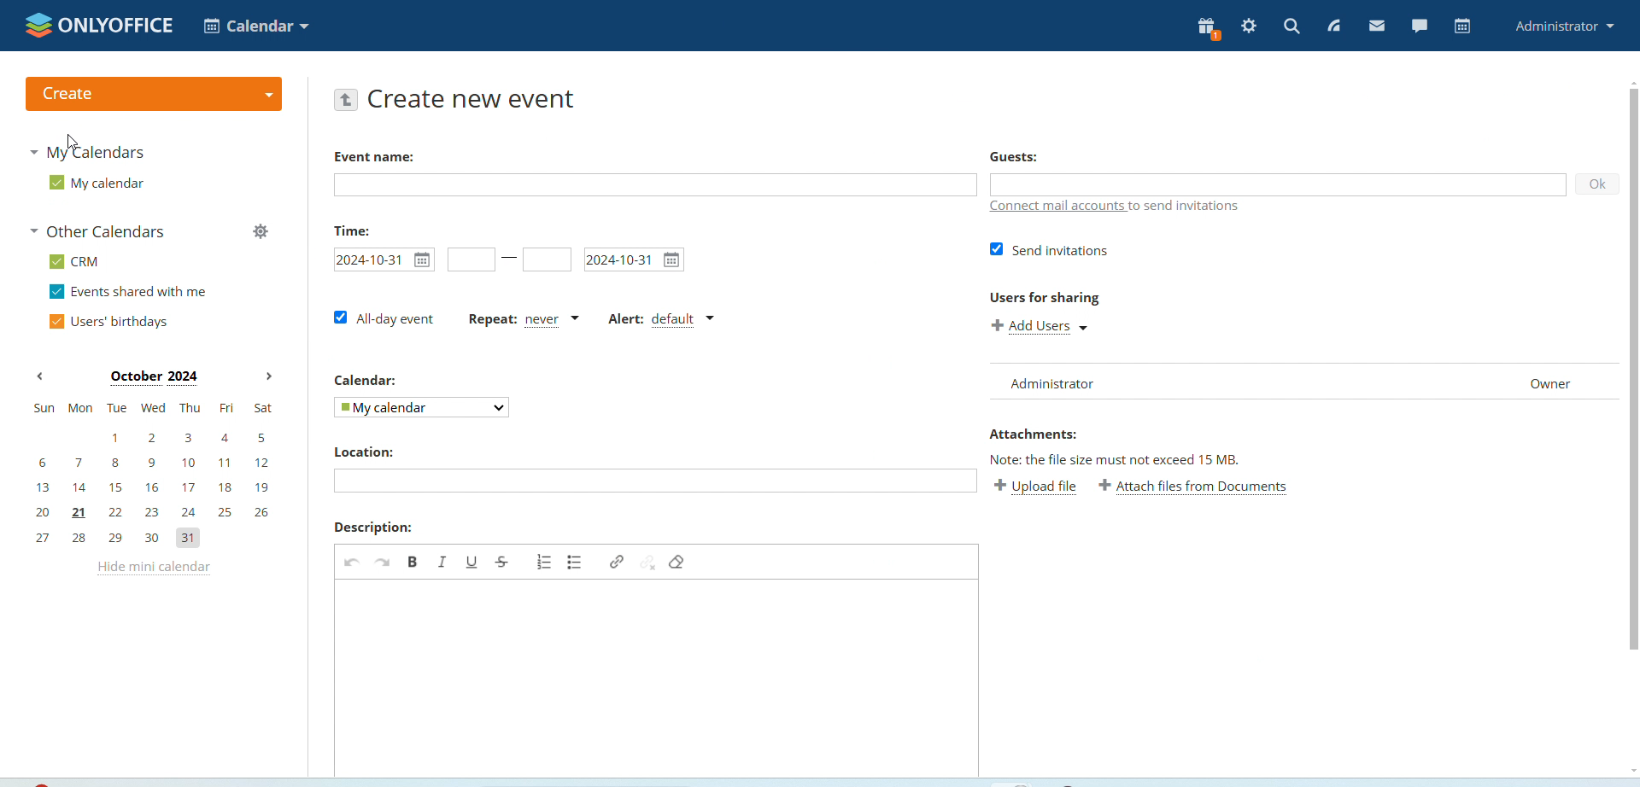 This screenshot has width=1640, height=787. I want to click on attach file from documents, so click(1198, 487).